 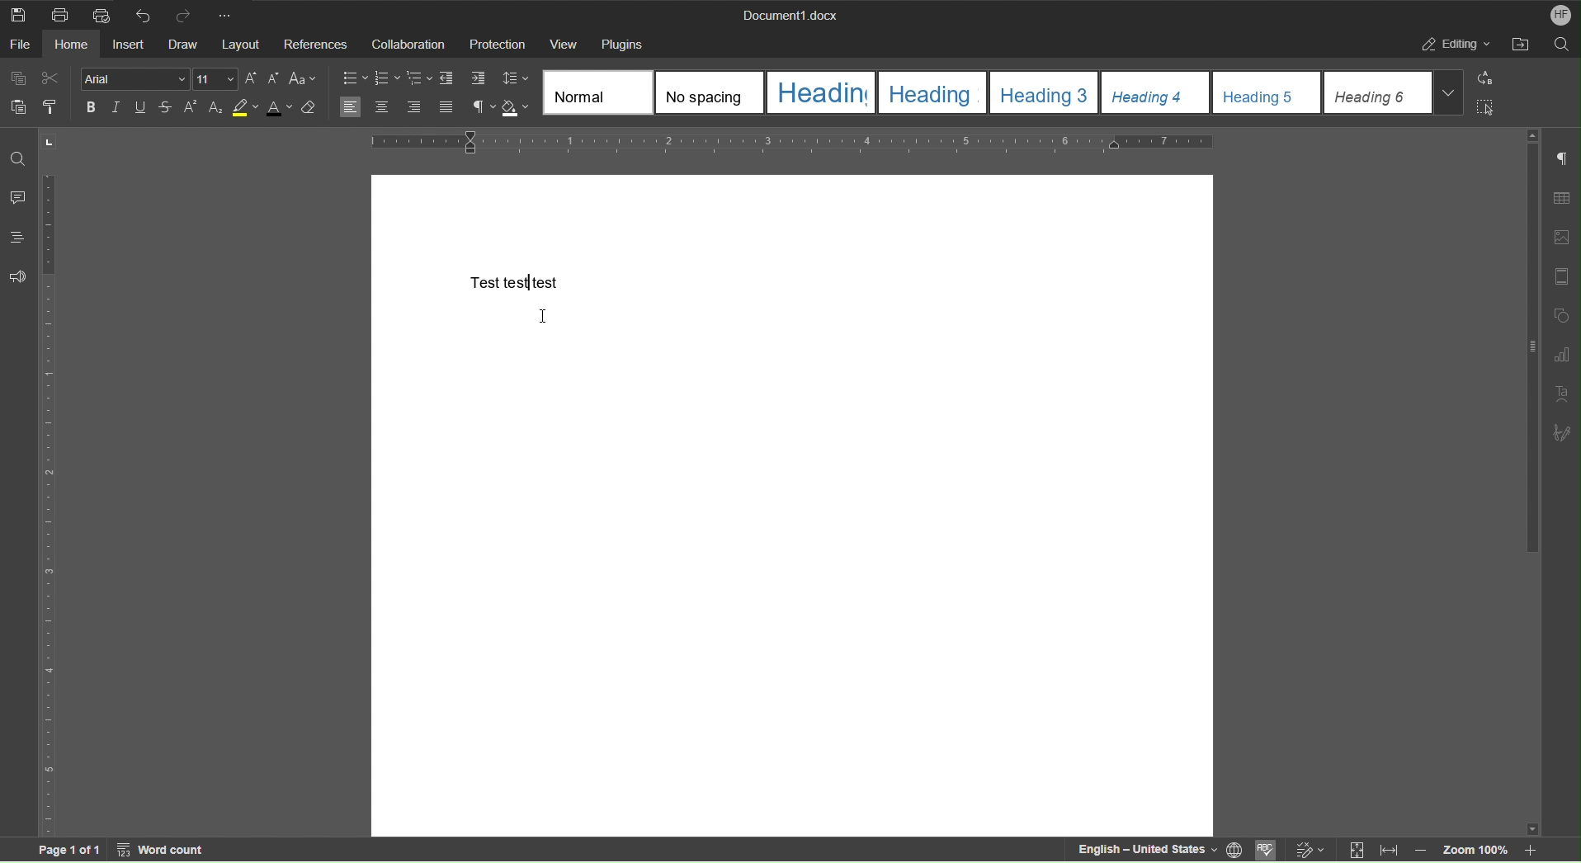 I want to click on Strikethrough, so click(x=168, y=108).